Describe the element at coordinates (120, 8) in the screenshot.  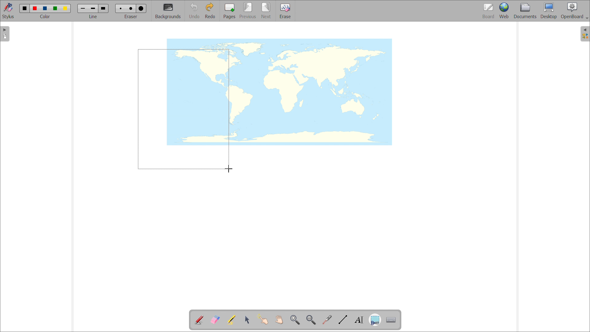
I see `small` at that location.